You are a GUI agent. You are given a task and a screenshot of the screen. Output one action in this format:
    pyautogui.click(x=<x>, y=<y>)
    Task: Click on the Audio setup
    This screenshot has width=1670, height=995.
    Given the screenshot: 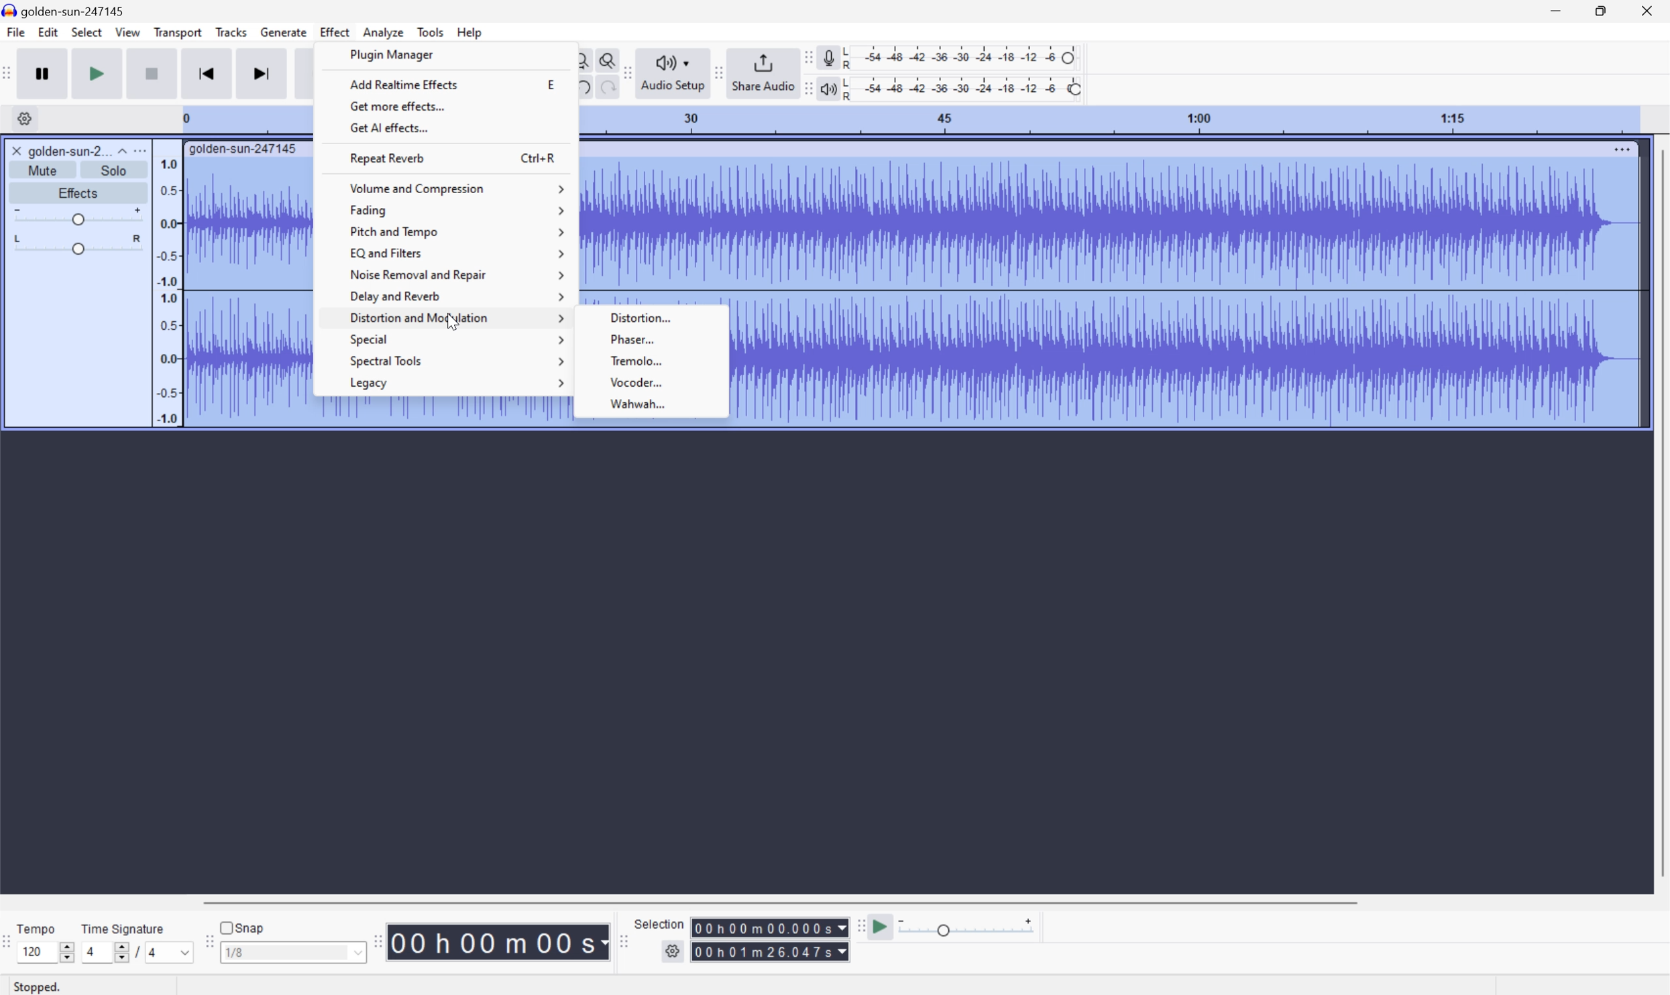 What is the action you would take?
    pyautogui.click(x=673, y=74)
    